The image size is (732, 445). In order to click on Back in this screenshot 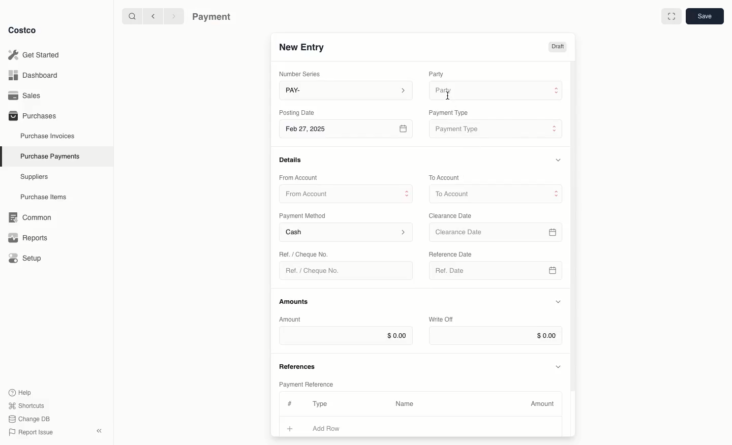, I will do `click(153, 16)`.